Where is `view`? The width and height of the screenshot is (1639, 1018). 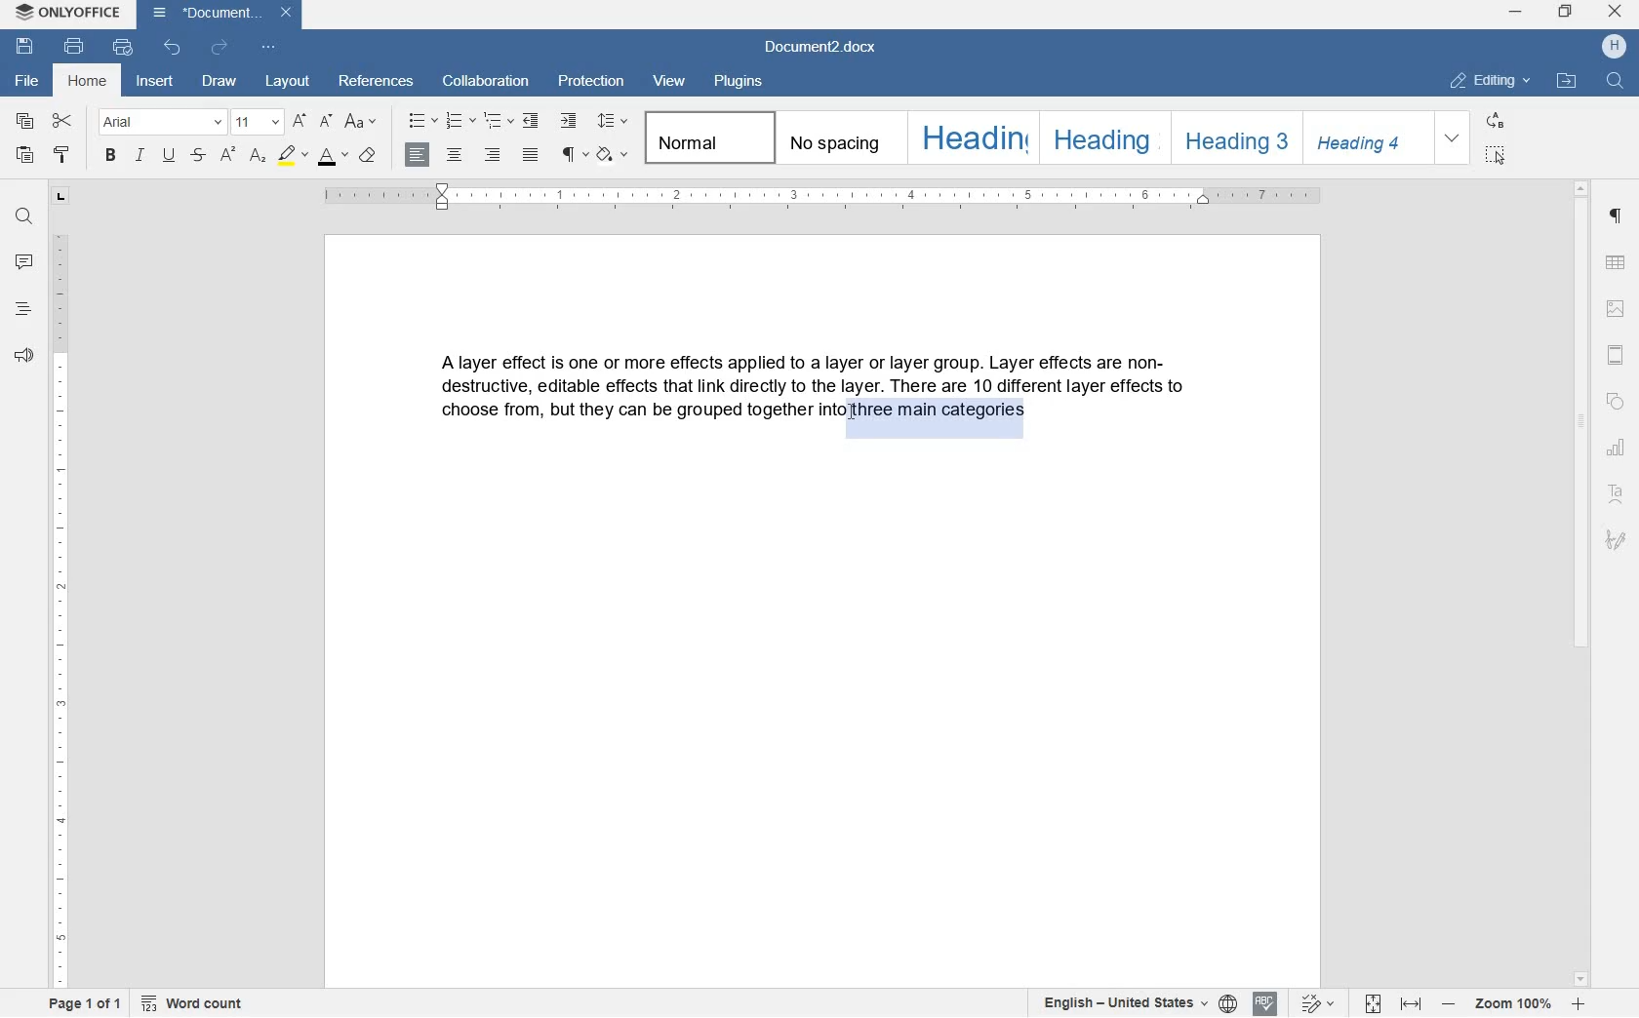
view is located at coordinates (673, 80).